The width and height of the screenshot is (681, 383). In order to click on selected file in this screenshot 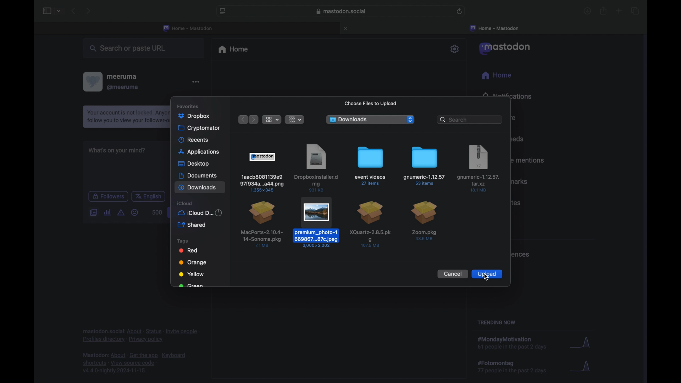, I will do `click(317, 222)`.